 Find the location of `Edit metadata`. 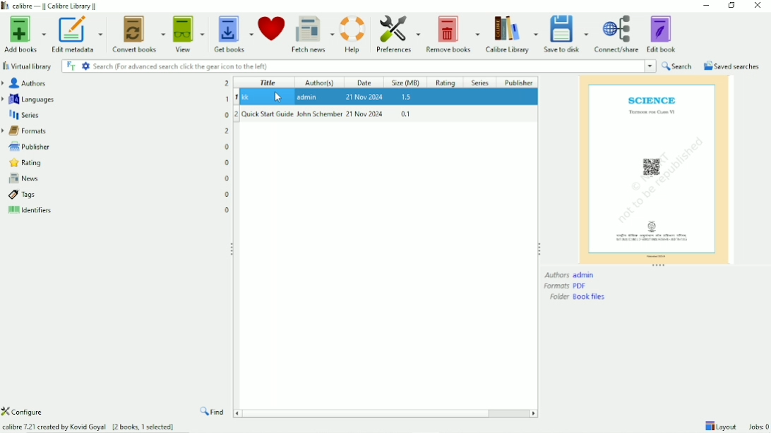

Edit metadata is located at coordinates (78, 34).